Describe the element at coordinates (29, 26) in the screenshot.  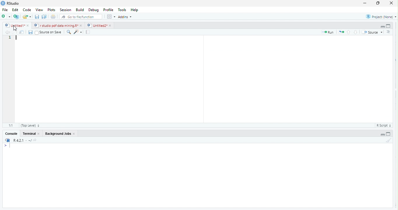
I see `close` at that location.